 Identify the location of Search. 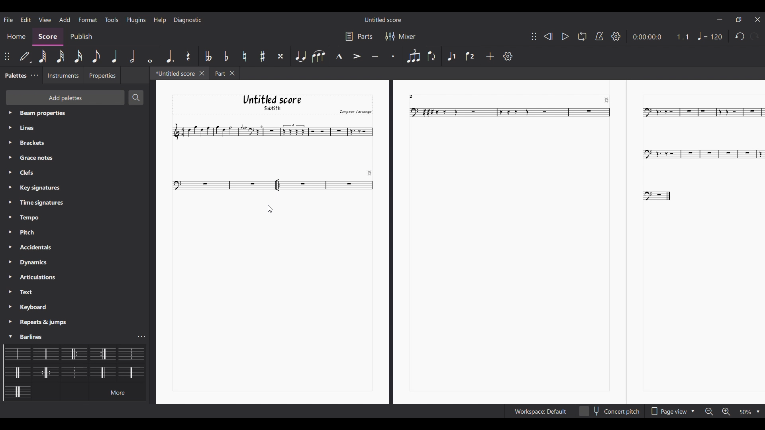
(136, 97).